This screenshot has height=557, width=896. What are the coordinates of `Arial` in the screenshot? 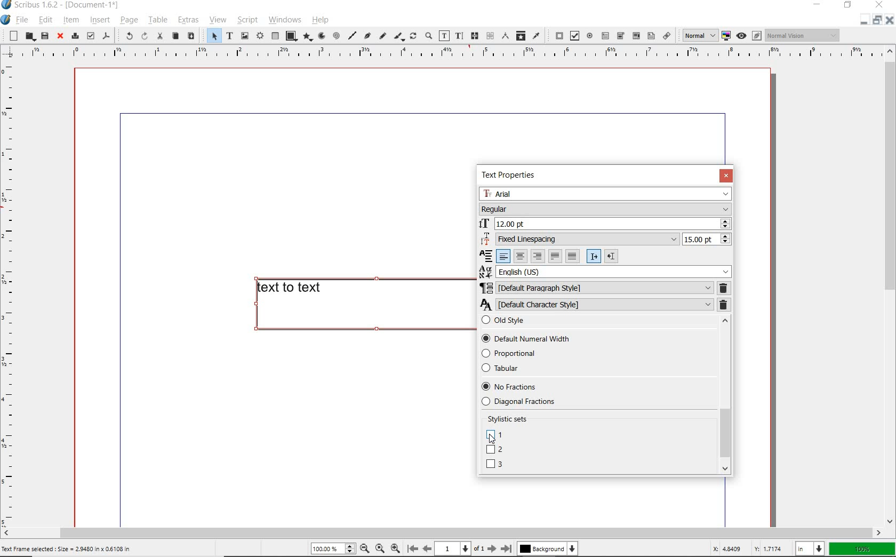 It's located at (604, 193).